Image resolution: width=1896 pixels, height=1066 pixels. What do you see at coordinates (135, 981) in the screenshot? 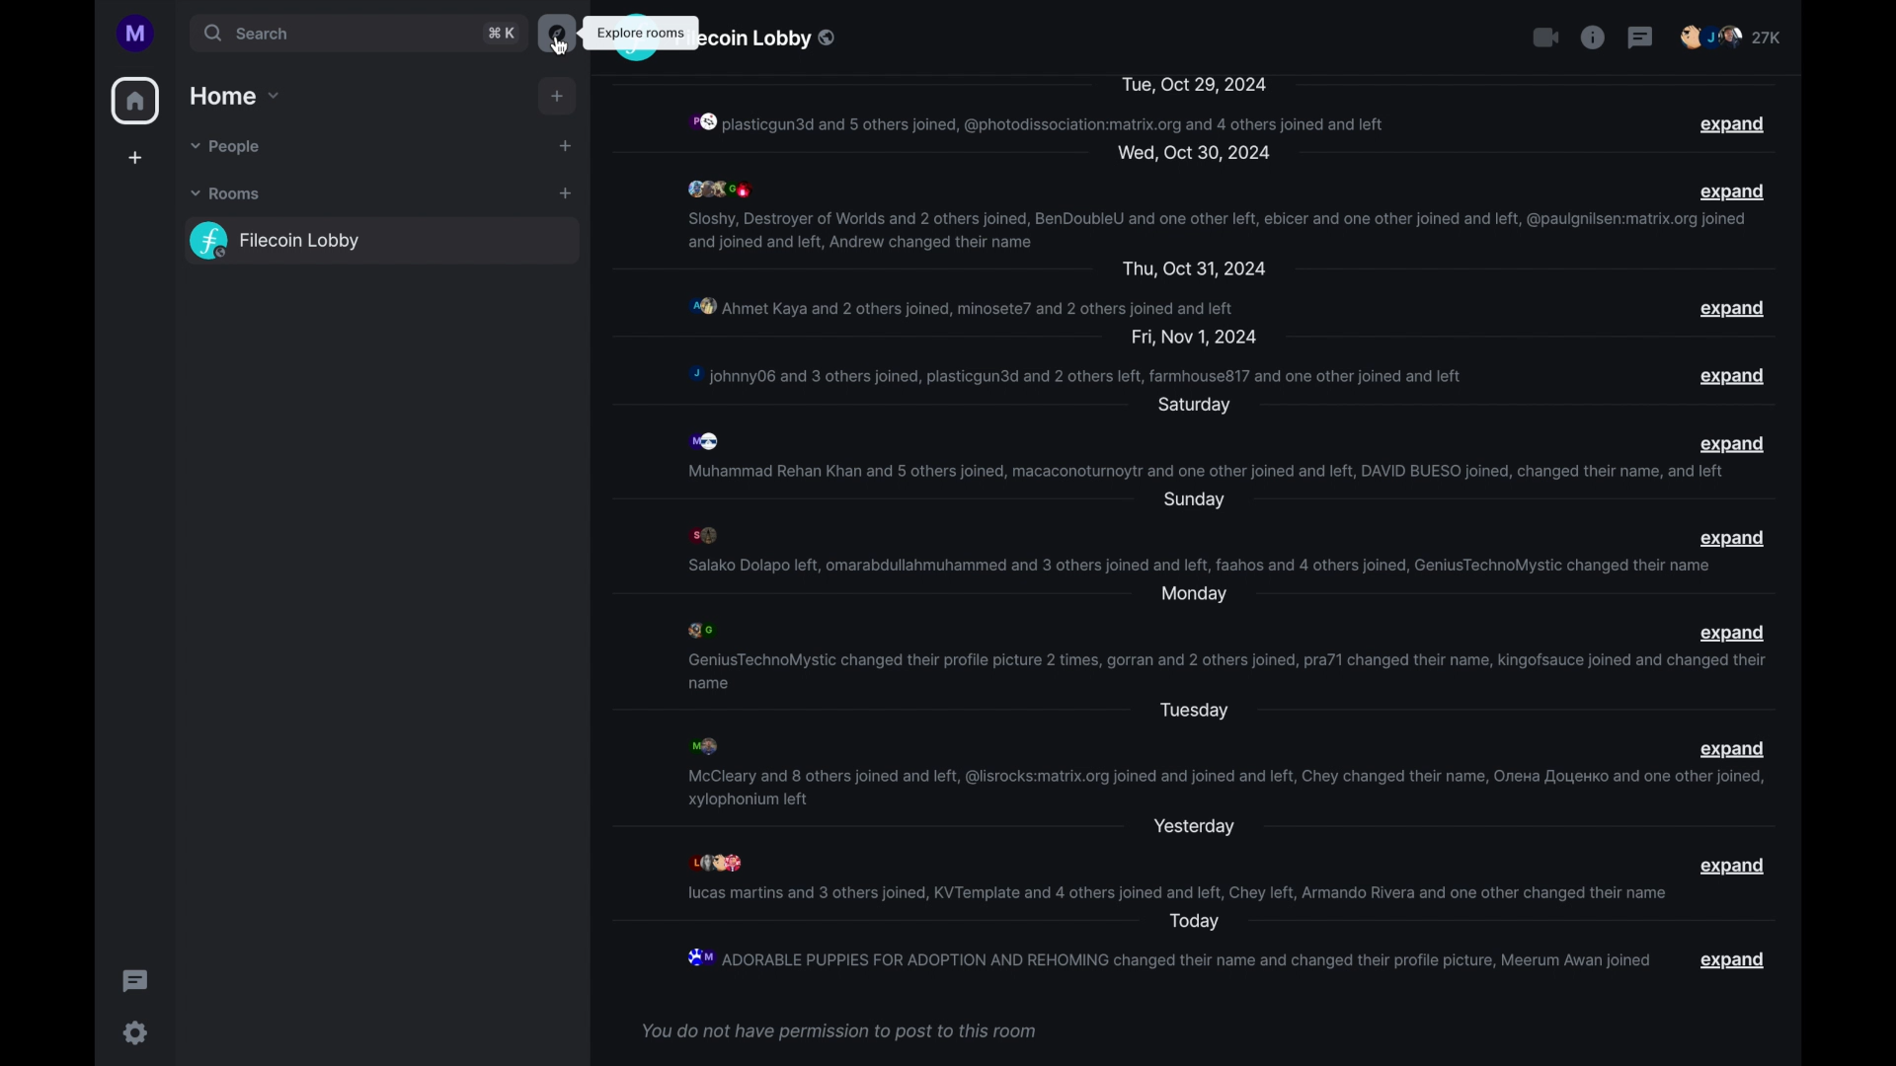
I see `thread activity` at bounding box center [135, 981].